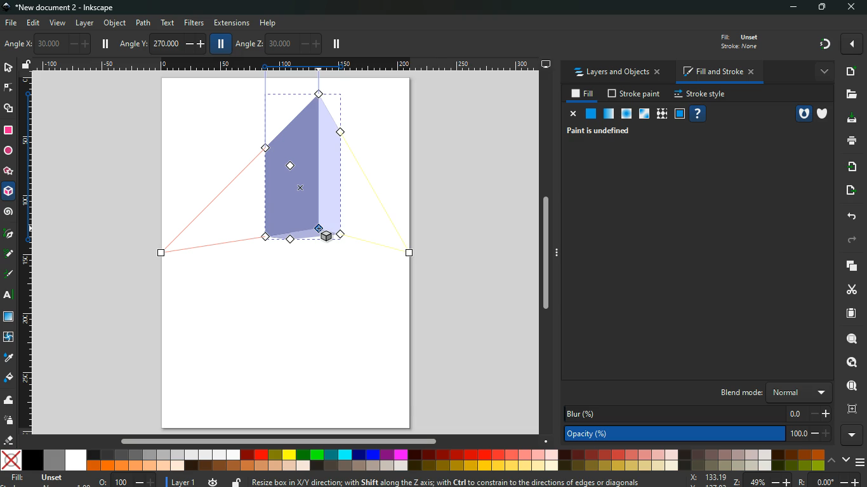  What do you see at coordinates (571, 114) in the screenshot?
I see `cancel` at bounding box center [571, 114].